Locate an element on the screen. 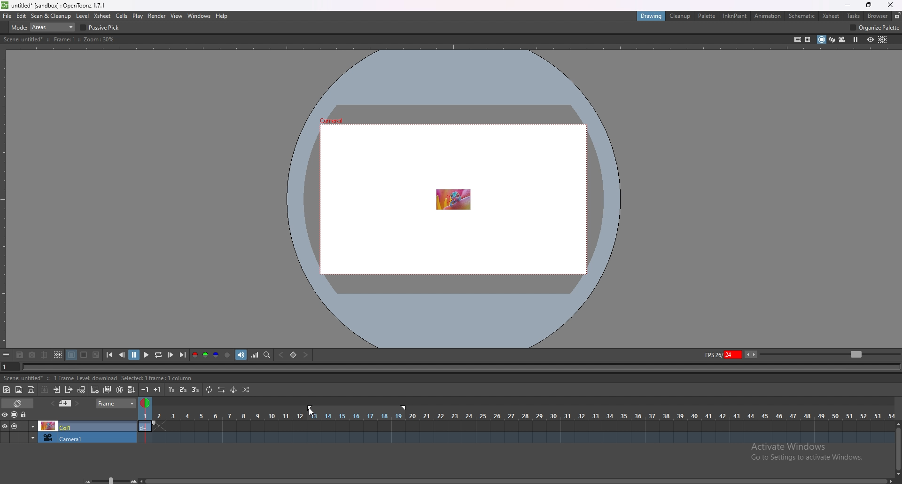 The width and height of the screenshot is (902, 484). next memo is located at coordinates (77, 404).